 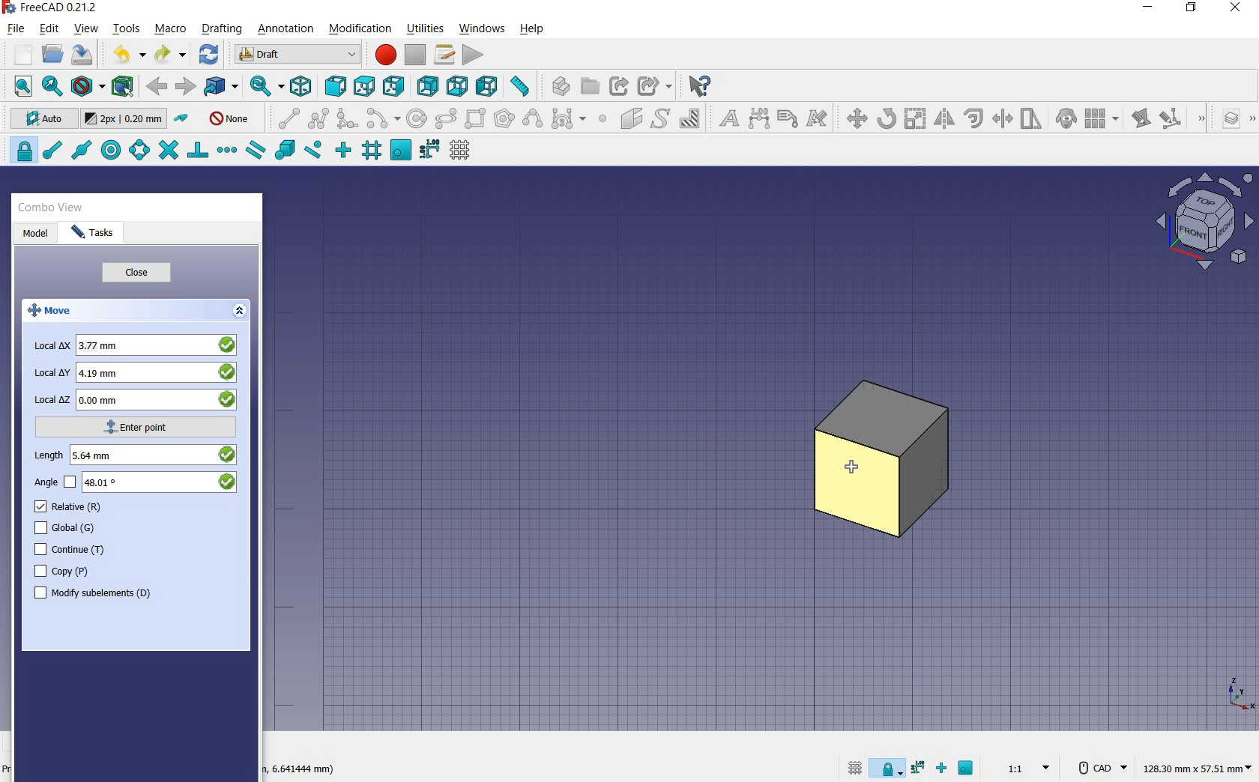 What do you see at coordinates (888, 118) in the screenshot?
I see `rotate` at bounding box center [888, 118].